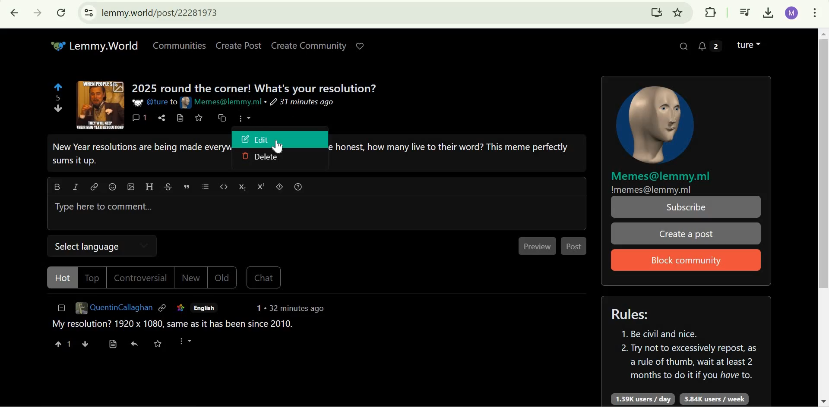 The height and width of the screenshot is (407, 829). Describe the element at coordinates (820, 216) in the screenshot. I see `Scrollbar` at that location.